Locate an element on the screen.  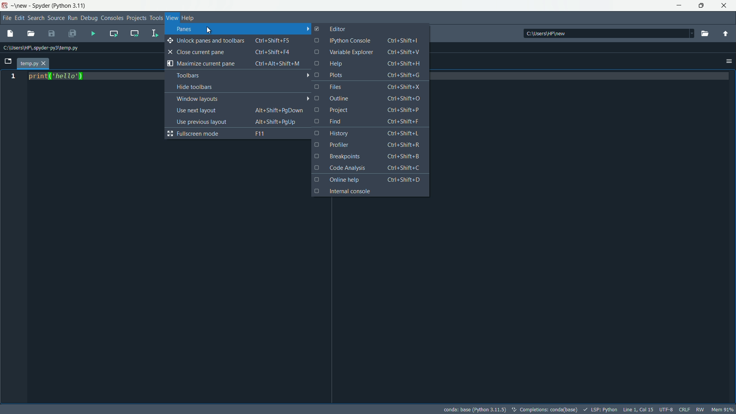
fullscreen mode is located at coordinates (238, 133).